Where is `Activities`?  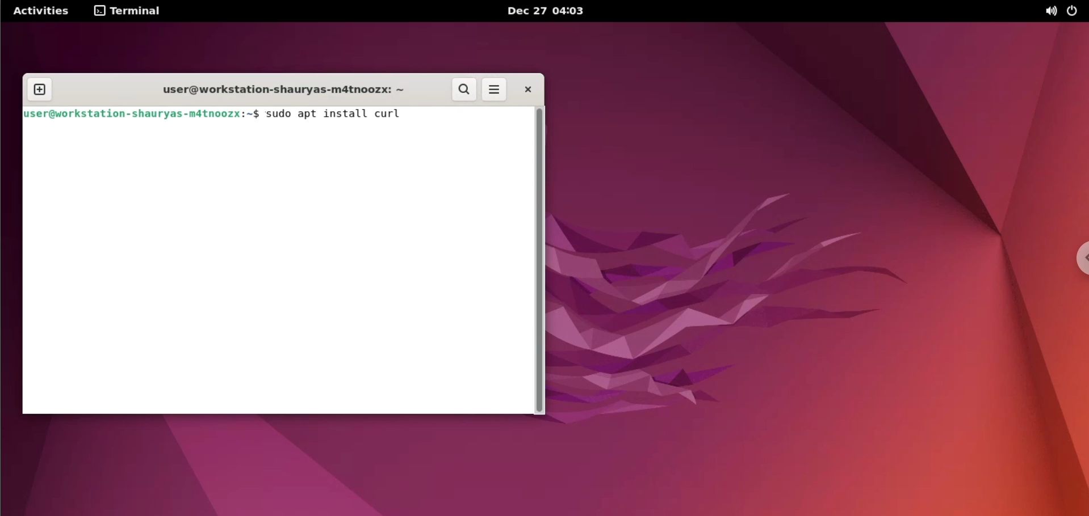
Activities is located at coordinates (39, 11).